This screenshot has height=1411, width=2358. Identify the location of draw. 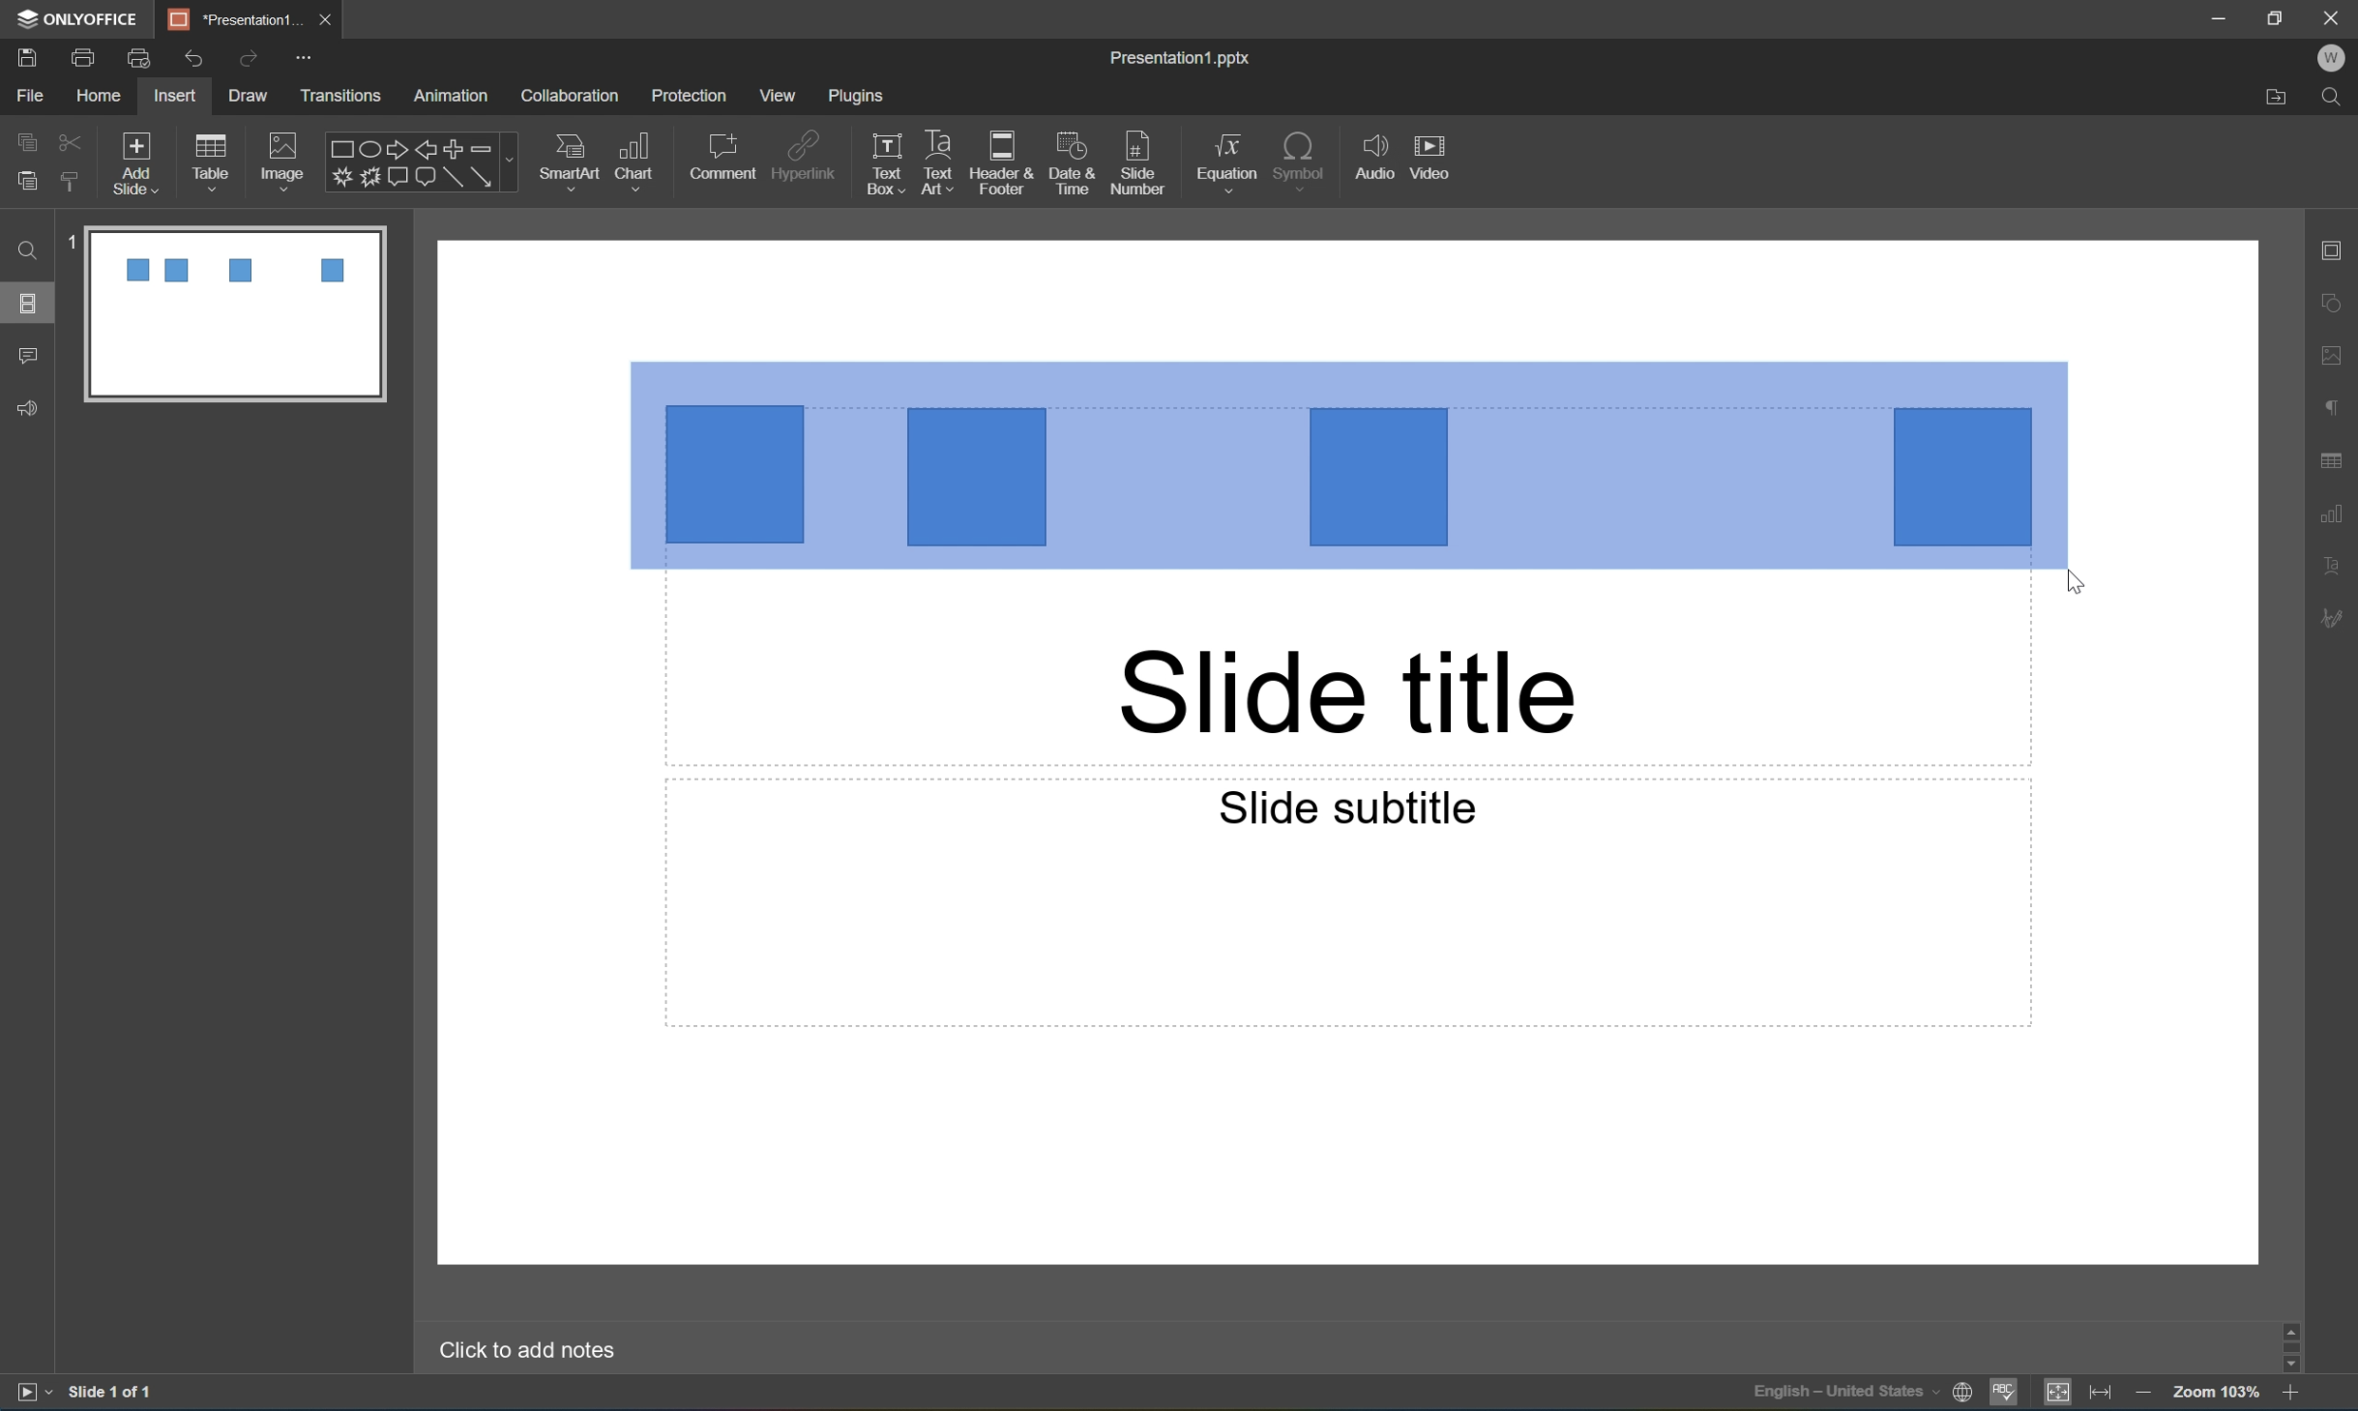
(244, 95).